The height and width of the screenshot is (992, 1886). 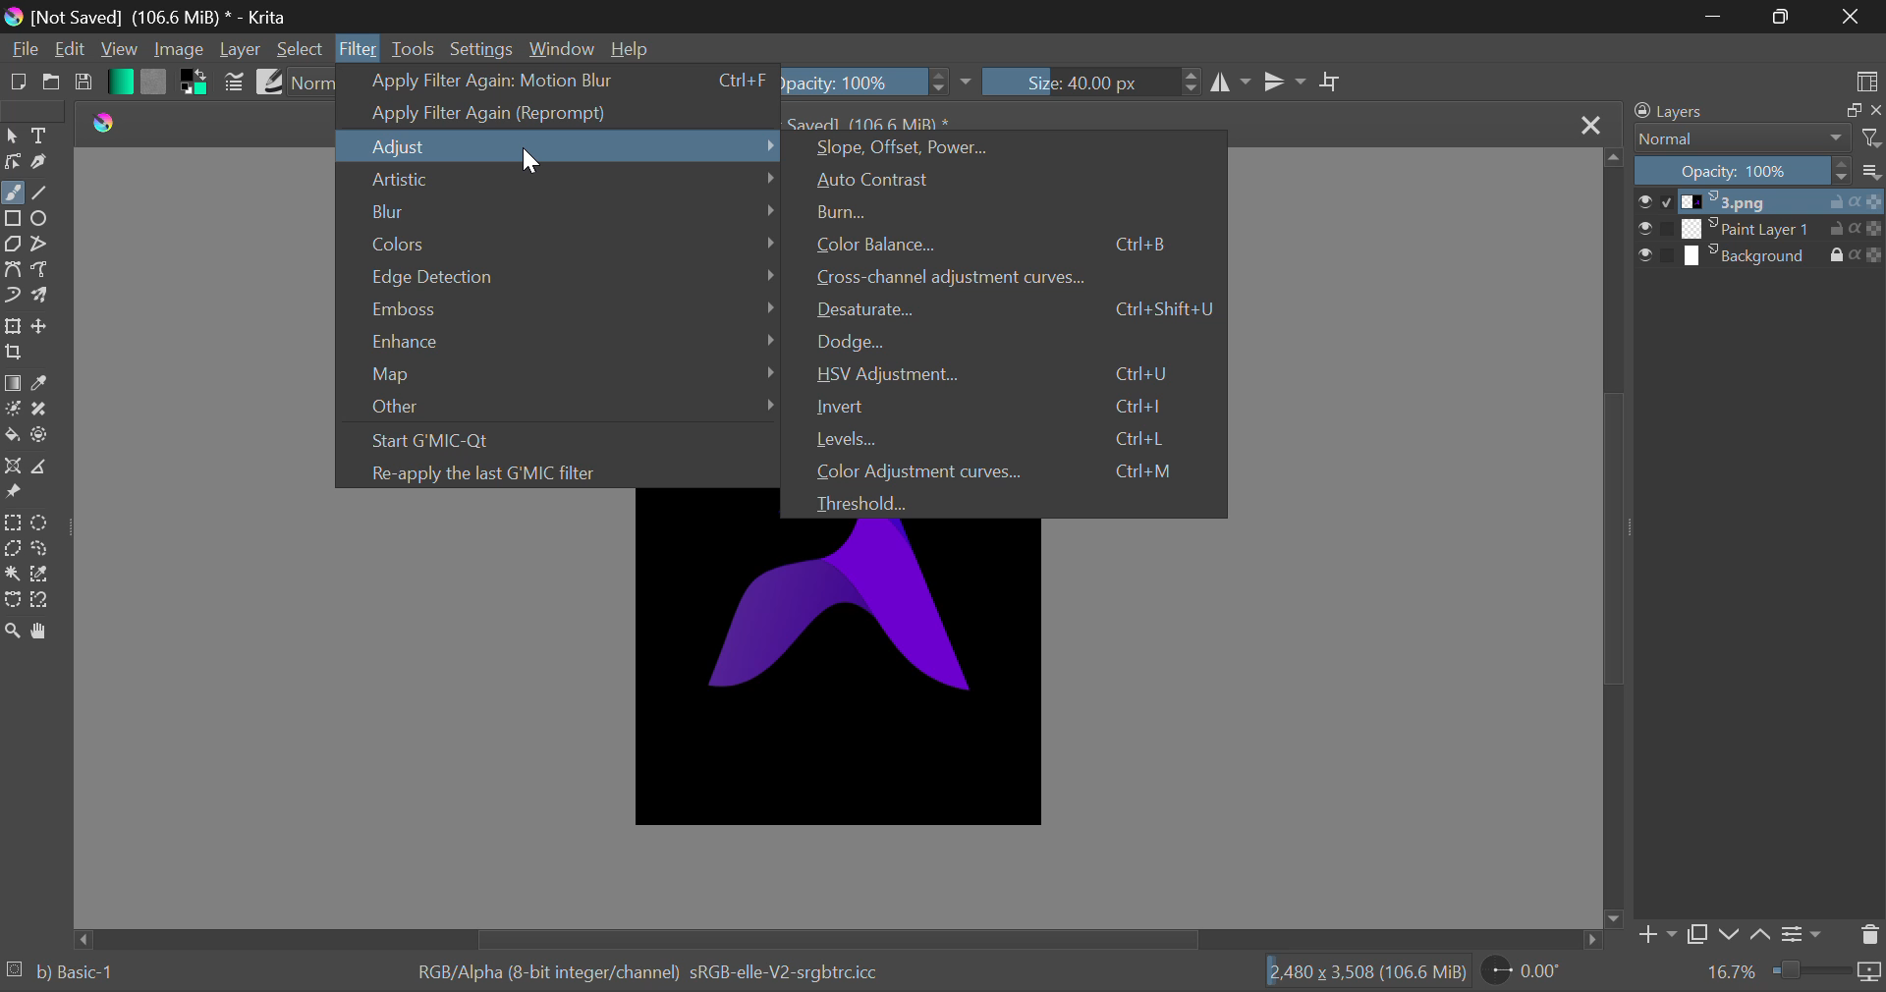 I want to click on Close, so click(x=1591, y=122).